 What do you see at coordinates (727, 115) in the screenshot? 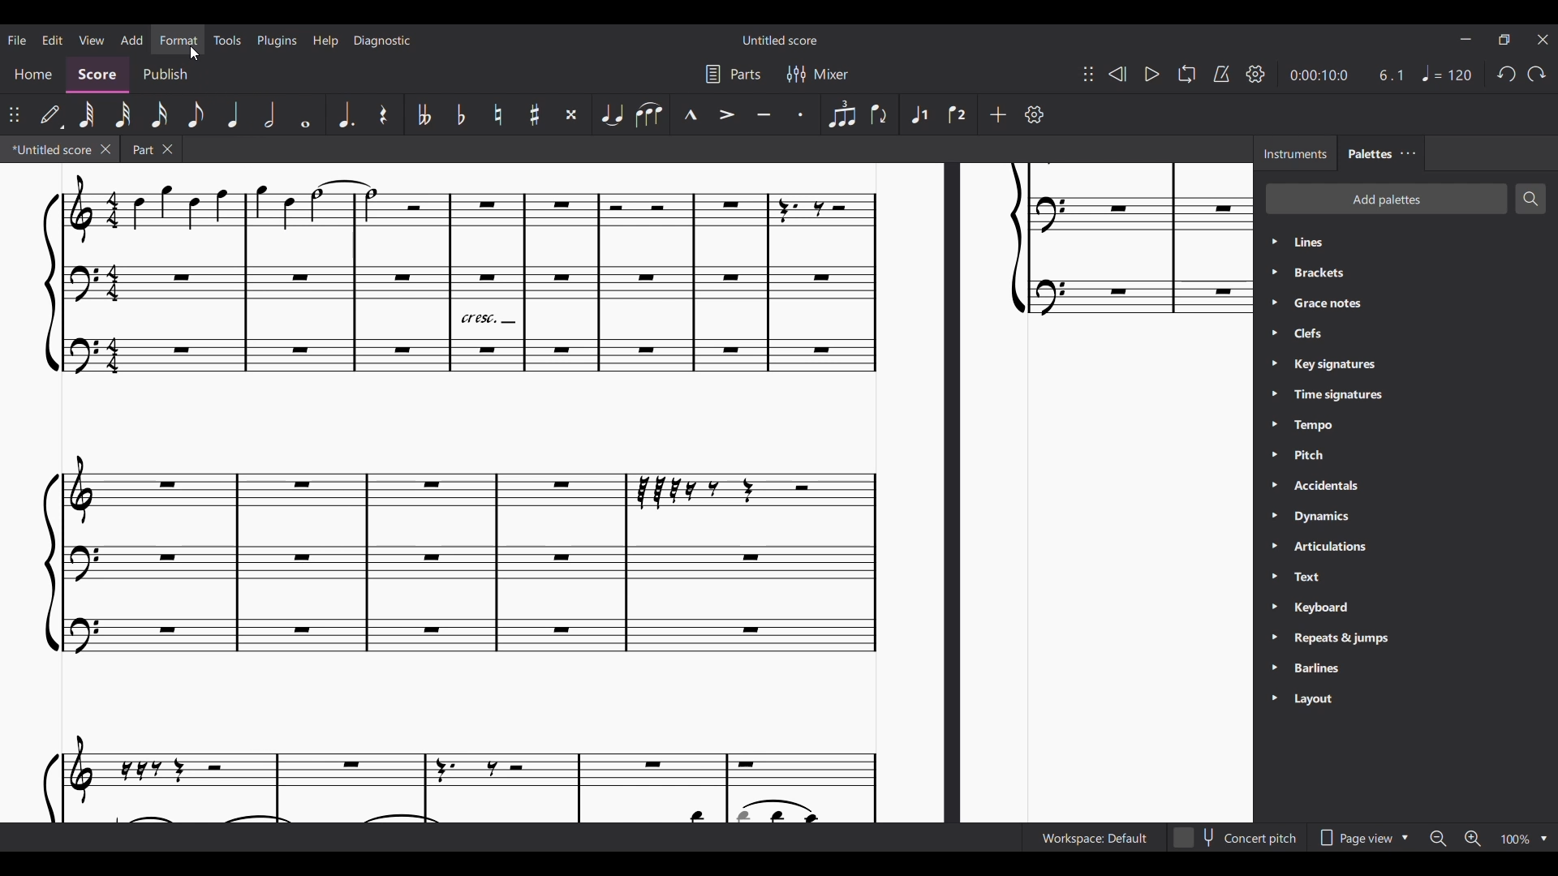
I see `Accent` at bounding box center [727, 115].